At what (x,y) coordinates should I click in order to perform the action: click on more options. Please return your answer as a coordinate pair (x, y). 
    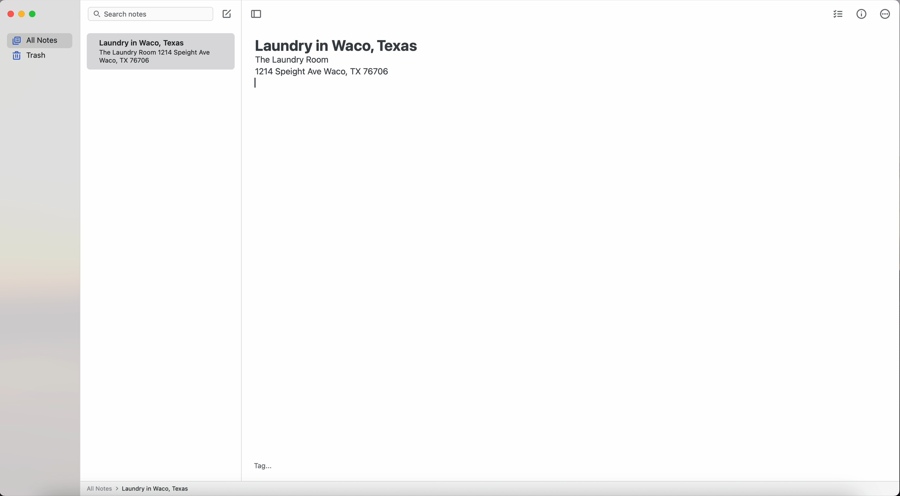
    Looking at the image, I should click on (884, 14).